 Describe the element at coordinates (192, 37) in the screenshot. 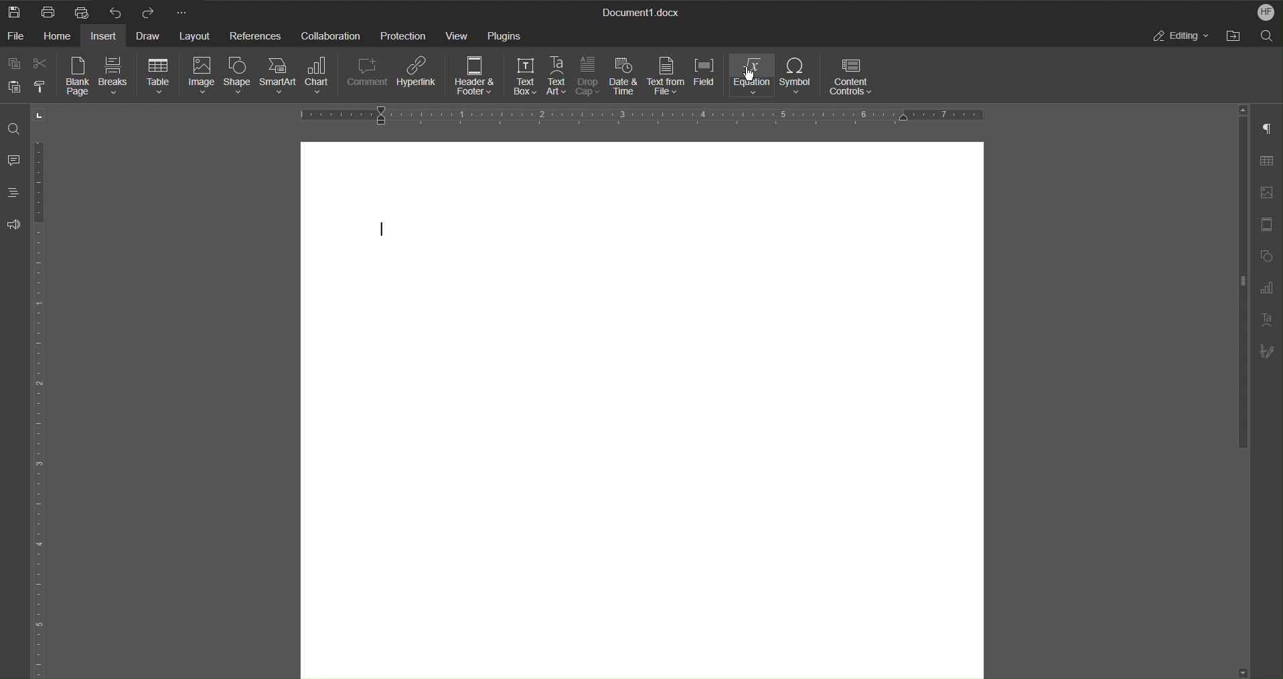

I see `Layout` at that location.